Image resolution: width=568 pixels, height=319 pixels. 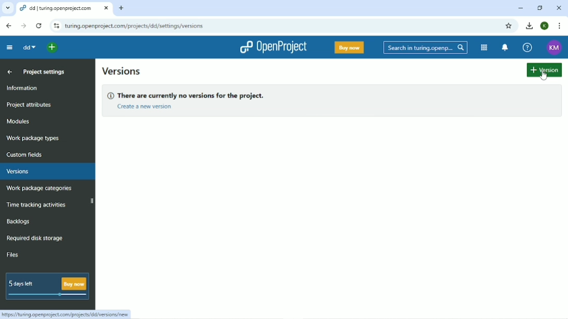 What do you see at coordinates (10, 48) in the screenshot?
I see `Collapse project menu` at bounding box center [10, 48].